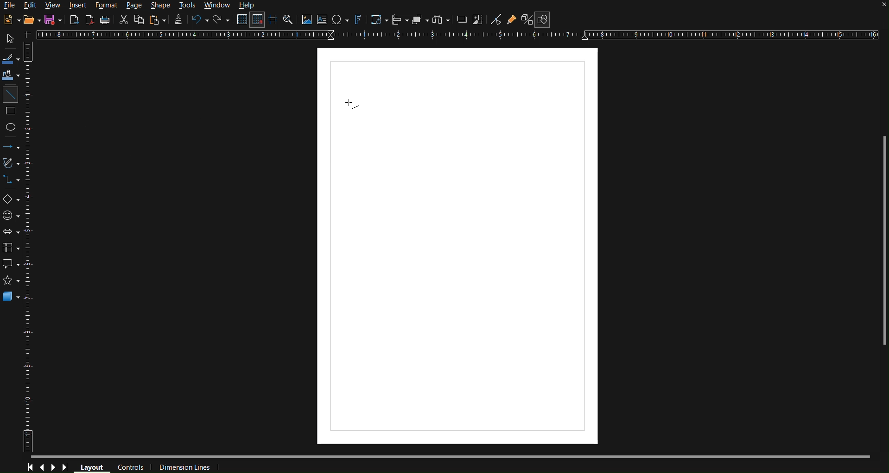  What do you see at coordinates (11, 248) in the screenshot?
I see `Flowcharts` at bounding box center [11, 248].